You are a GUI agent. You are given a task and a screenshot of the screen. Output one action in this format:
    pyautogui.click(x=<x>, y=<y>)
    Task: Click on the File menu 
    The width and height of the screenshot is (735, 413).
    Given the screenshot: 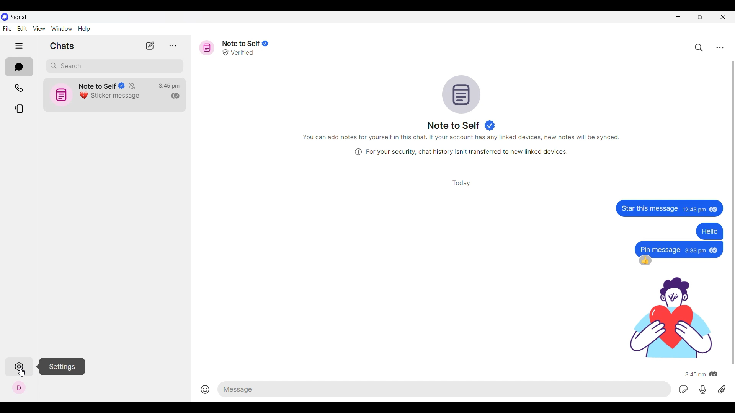 What is the action you would take?
    pyautogui.click(x=7, y=28)
    